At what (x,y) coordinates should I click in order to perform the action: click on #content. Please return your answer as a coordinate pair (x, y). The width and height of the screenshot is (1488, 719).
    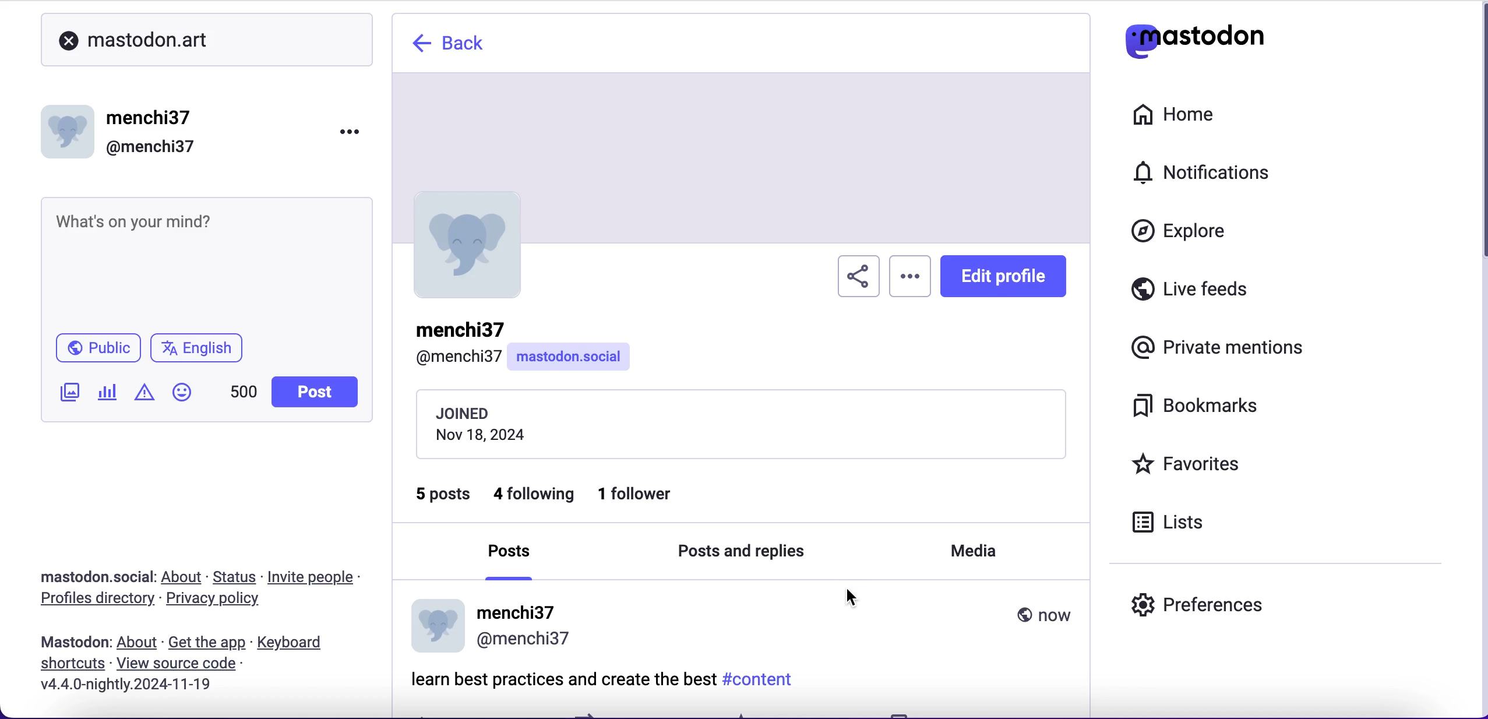
    Looking at the image, I should click on (763, 682).